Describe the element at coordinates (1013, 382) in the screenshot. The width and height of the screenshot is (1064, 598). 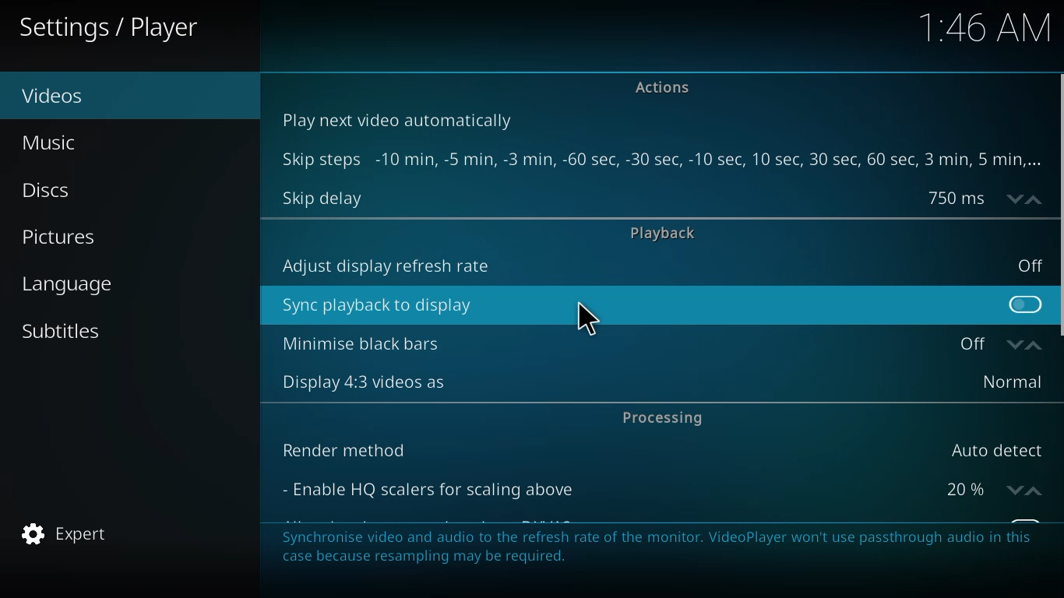
I see `normal` at that location.